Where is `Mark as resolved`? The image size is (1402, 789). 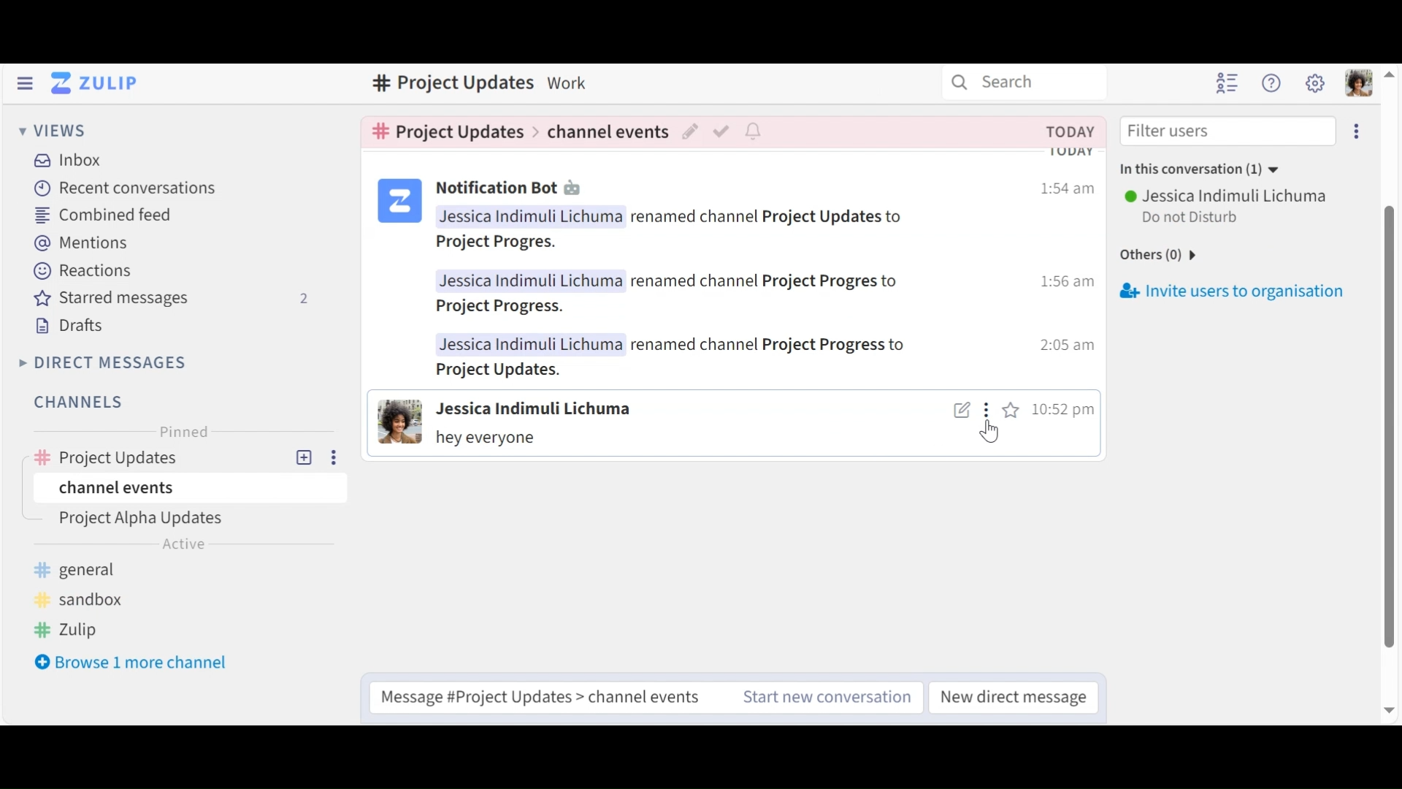
Mark as resolved is located at coordinates (724, 131).